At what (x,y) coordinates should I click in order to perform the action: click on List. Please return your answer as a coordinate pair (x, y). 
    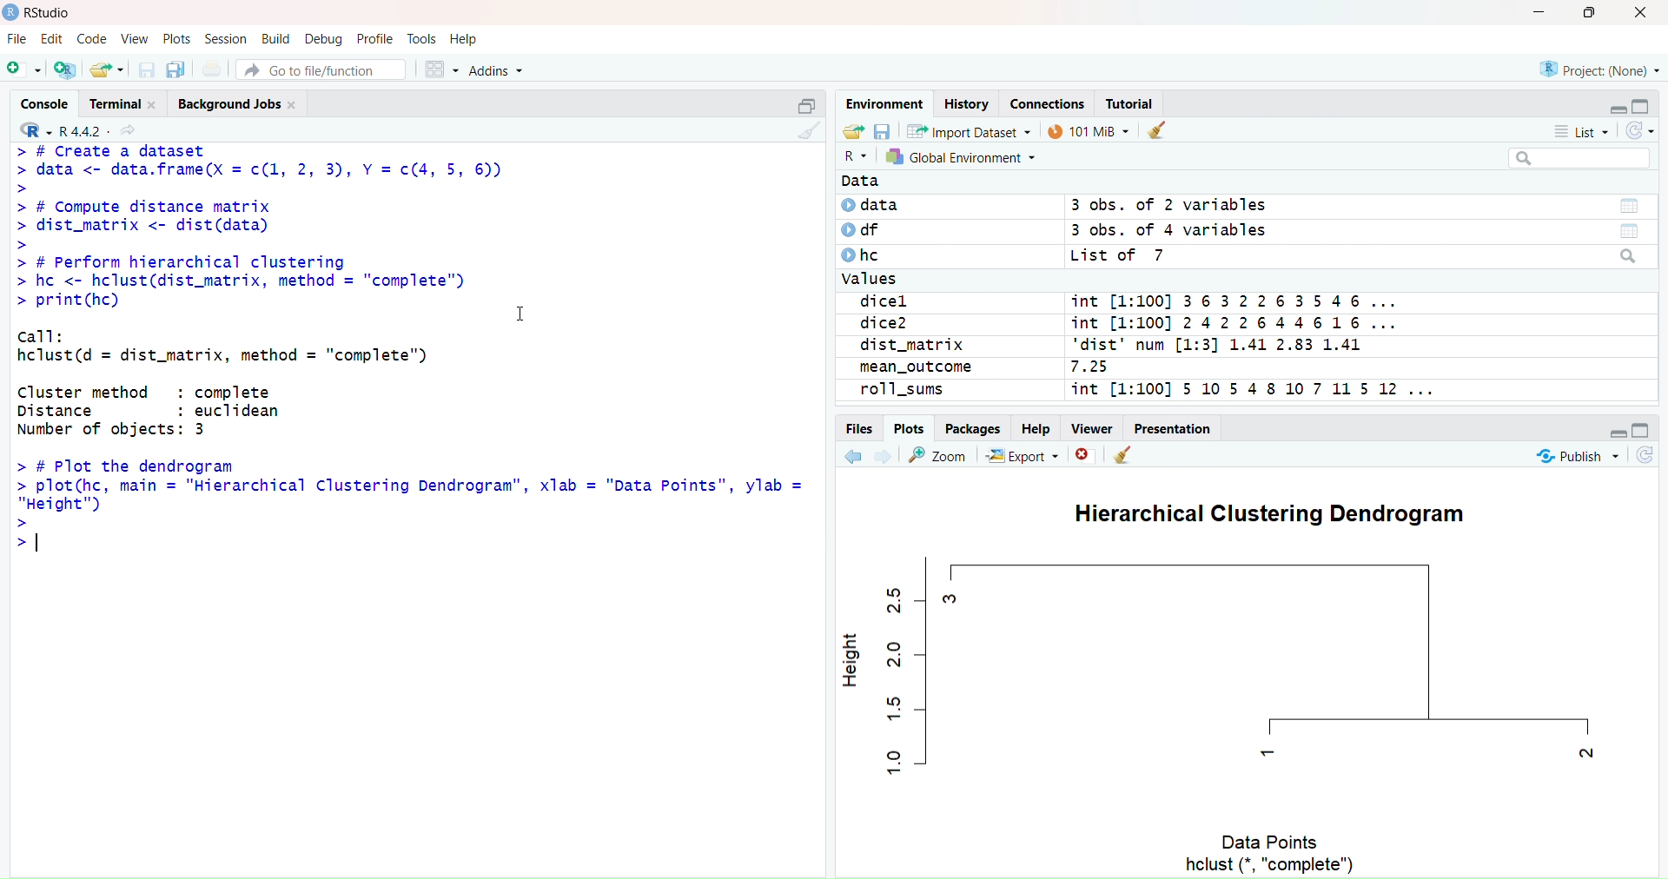
    Looking at the image, I should click on (1580, 130).